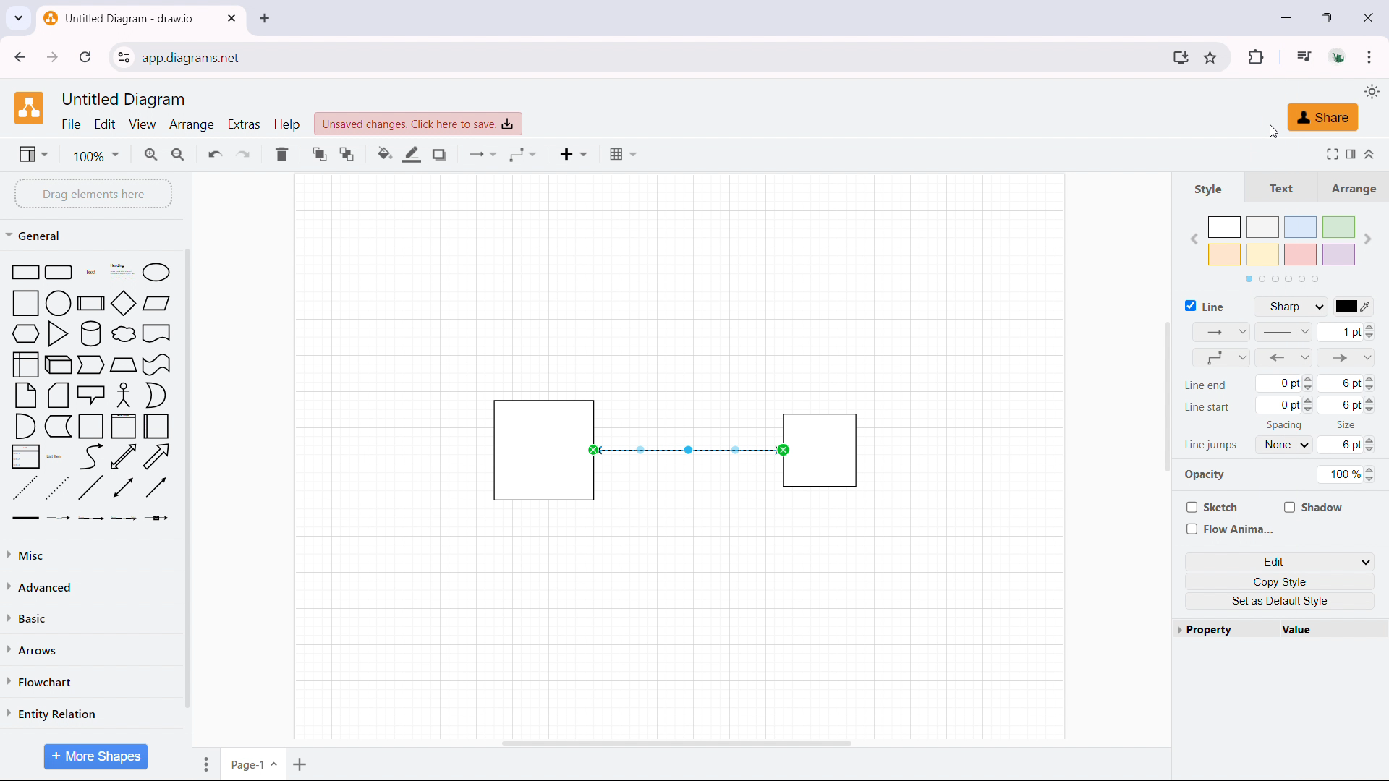 The height and width of the screenshot is (781, 1389). What do you see at coordinates (677, 743) in the screenshot?
I see `horizontal scrollbar` at bounding box center [677, 743].